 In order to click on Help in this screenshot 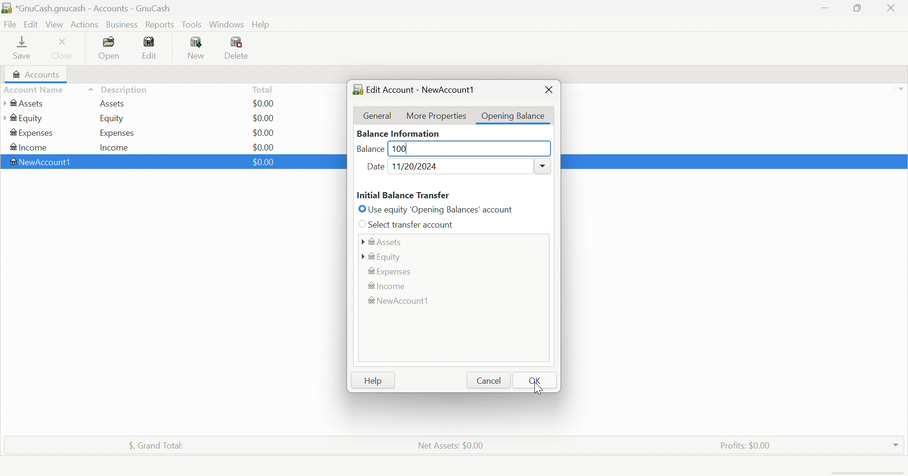, I will do `click(374, 381)`.